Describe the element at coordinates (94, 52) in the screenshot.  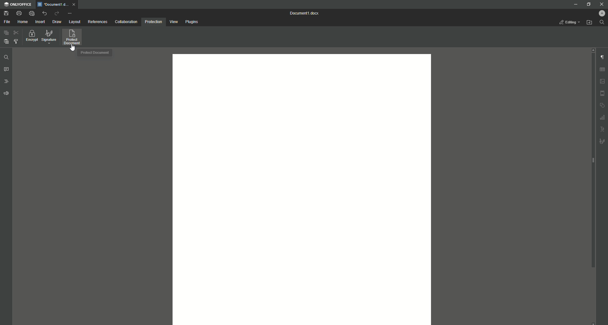
I see `Protected Document` at that location.